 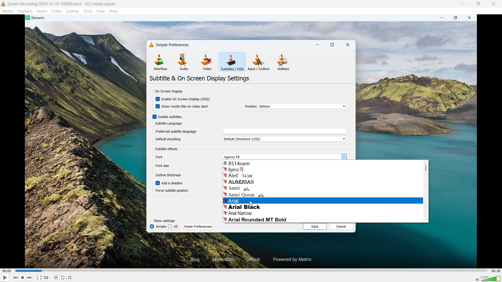 What do you see at coordinates (323, 188) in the screenshot?
I see `amiri` at bounding box center [323, 188].